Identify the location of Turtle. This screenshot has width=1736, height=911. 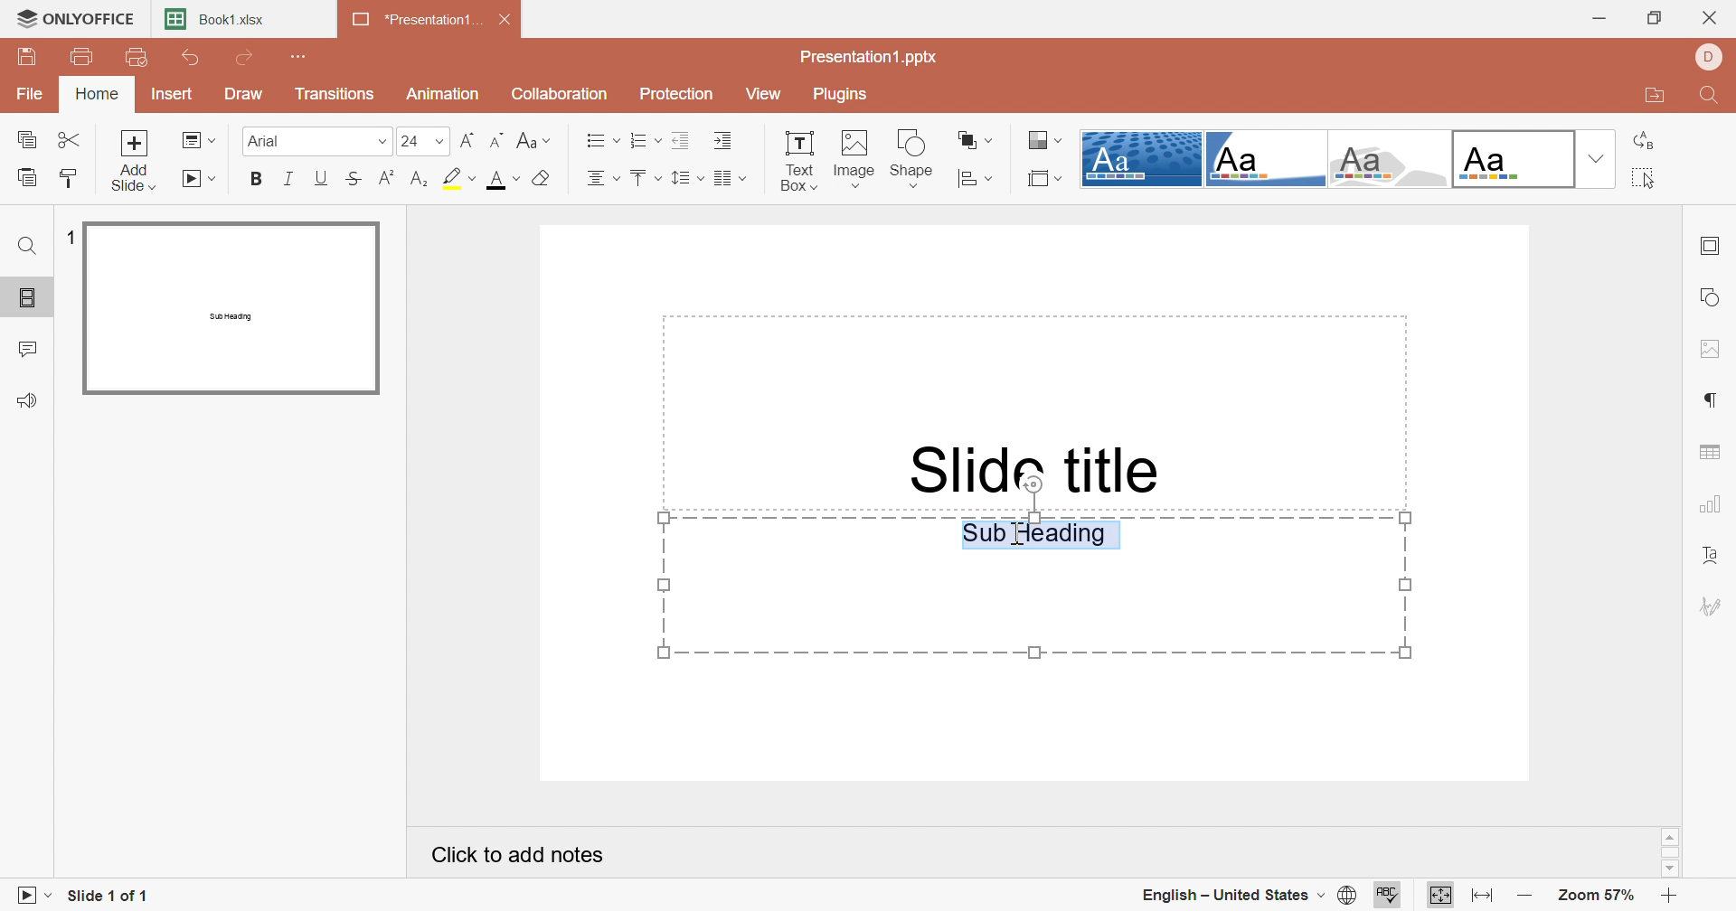
(1389, 159).